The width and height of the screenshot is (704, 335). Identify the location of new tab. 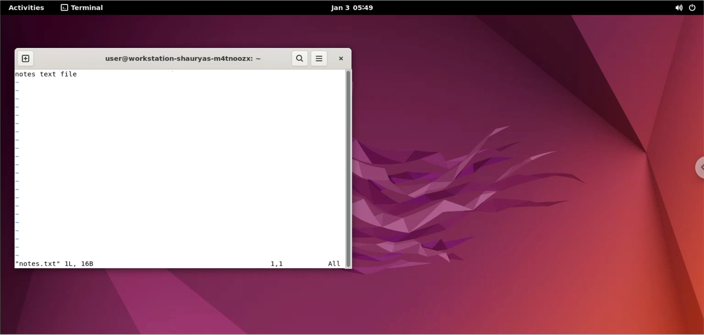
(26, 59).